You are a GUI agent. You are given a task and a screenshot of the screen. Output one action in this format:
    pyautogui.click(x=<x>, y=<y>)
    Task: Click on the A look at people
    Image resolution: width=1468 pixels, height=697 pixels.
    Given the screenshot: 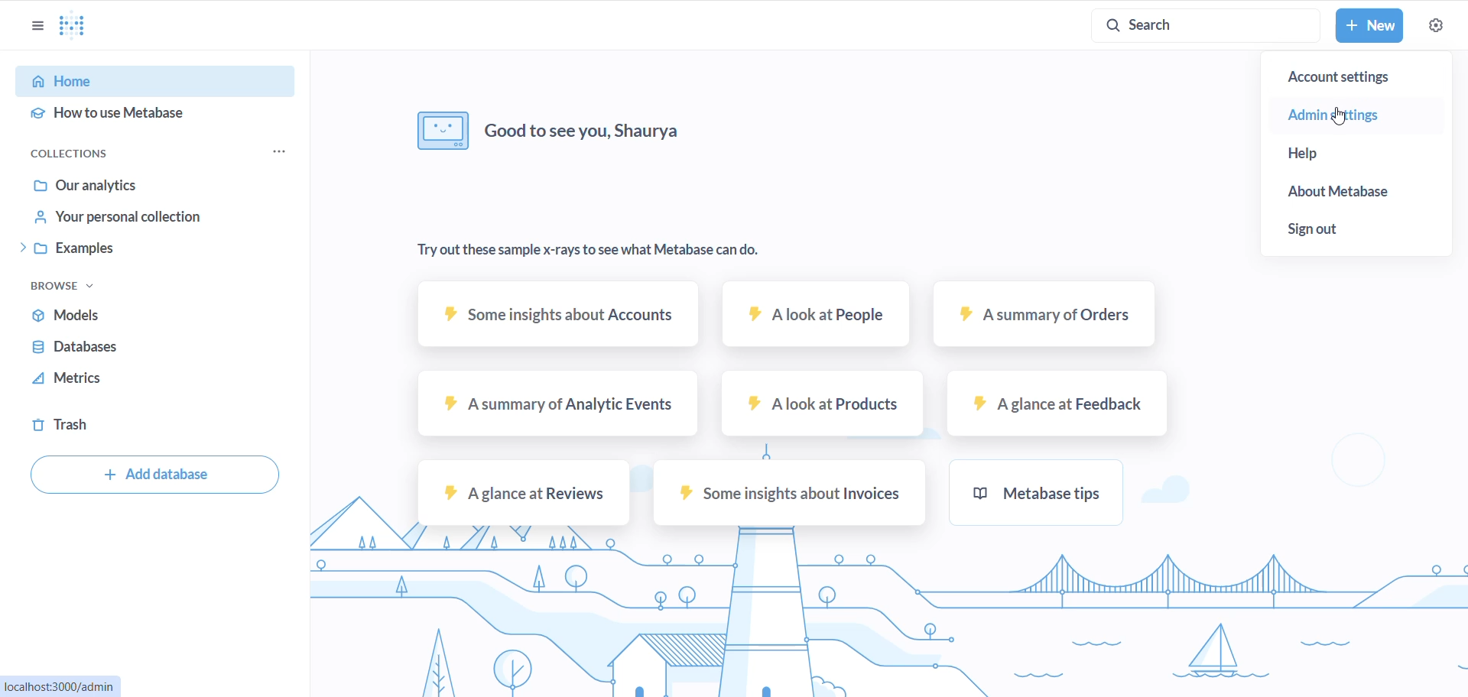 What is the action you would take?
    pyautogui.click(x=819, y=315)
    